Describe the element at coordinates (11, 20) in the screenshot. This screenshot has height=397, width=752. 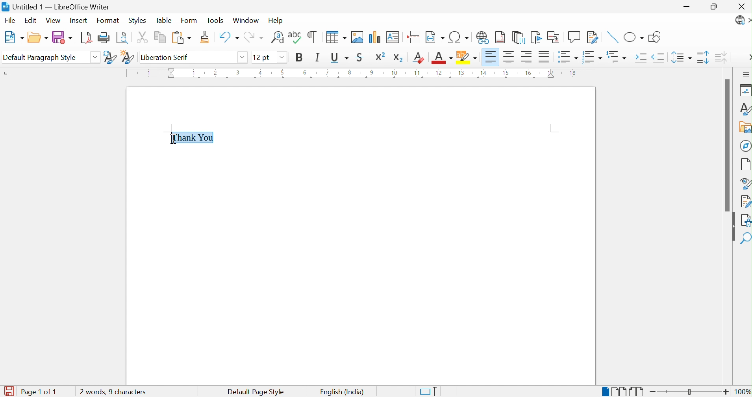
I see `File` at that location.